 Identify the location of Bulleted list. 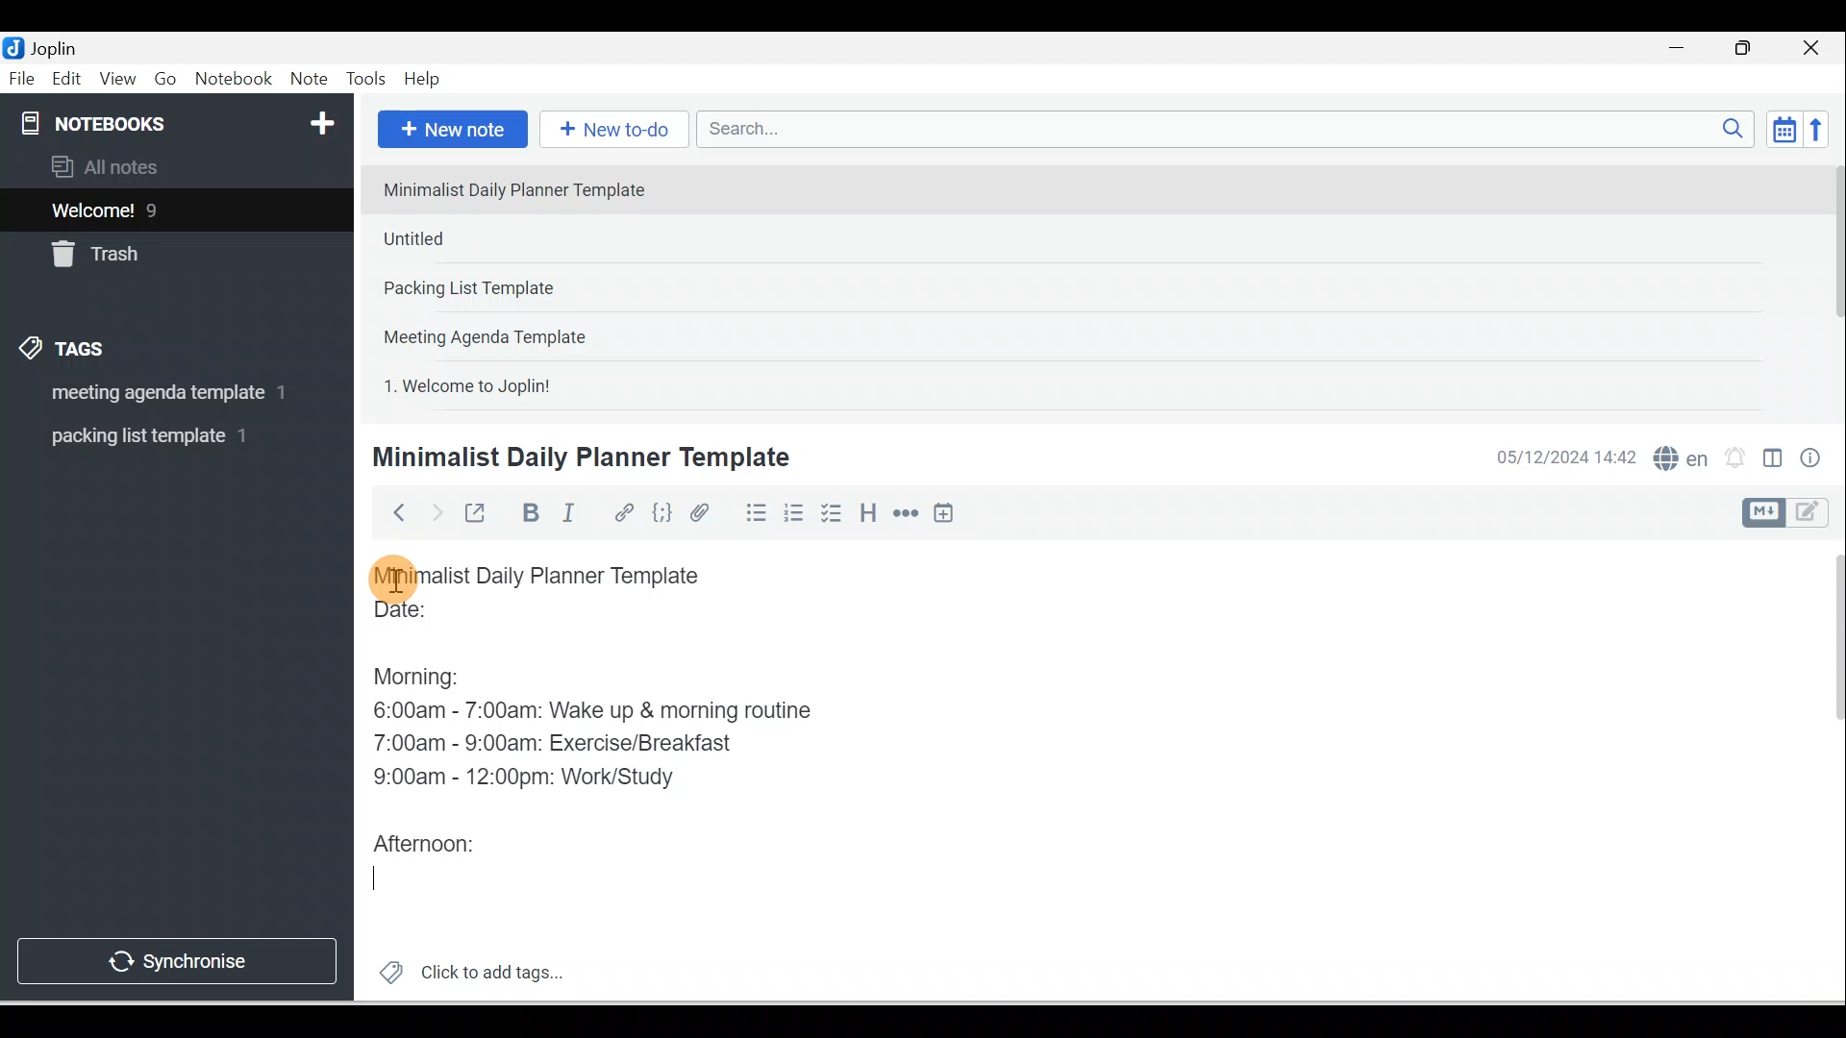
(752, 512).